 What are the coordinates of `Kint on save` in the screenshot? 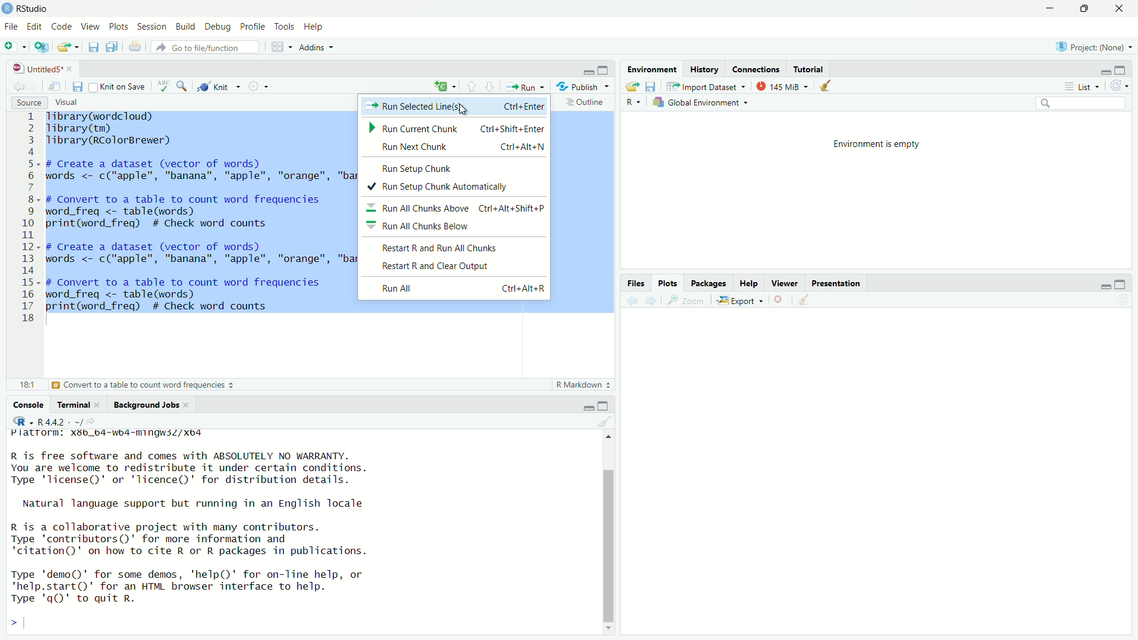 It's located at (117, 87).